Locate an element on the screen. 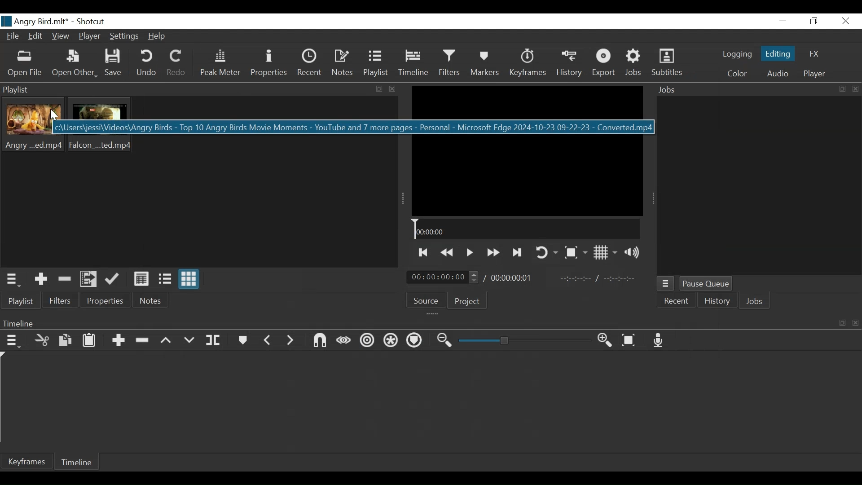 The height and width of the screenshot is (485, 862). Play forward quickly is located at coordinates (493, 253).